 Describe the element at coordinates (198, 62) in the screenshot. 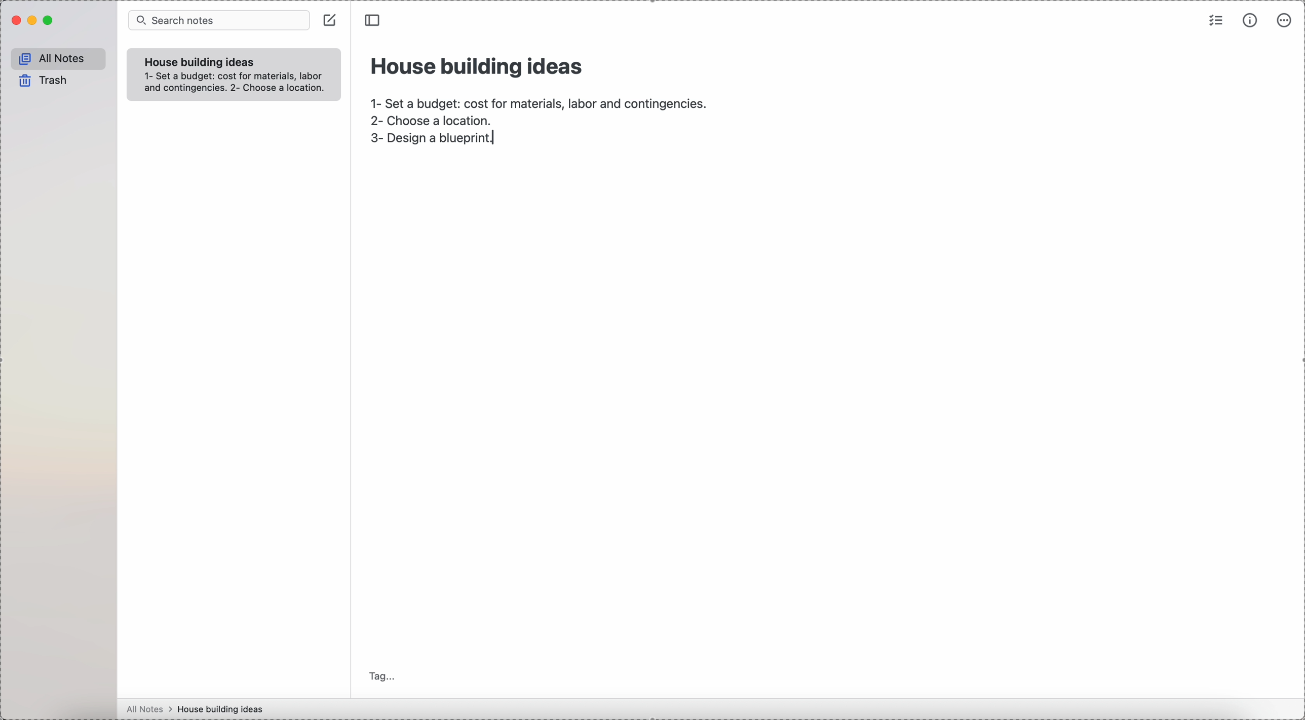

I see `house building ideas` at that location.